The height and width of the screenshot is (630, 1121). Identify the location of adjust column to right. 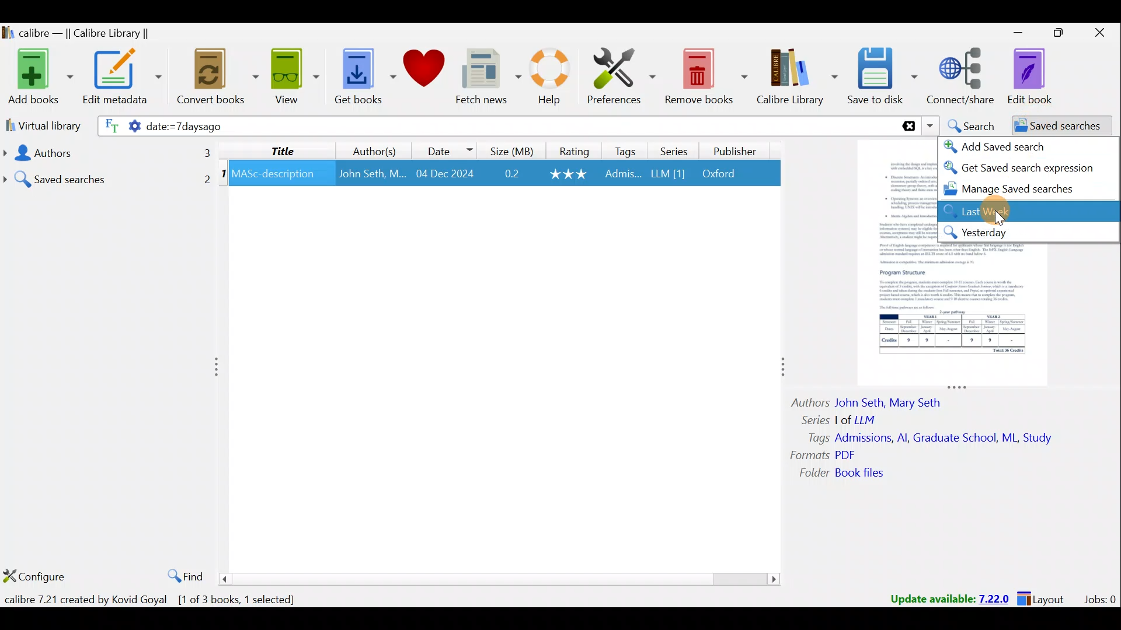
(781, 370).